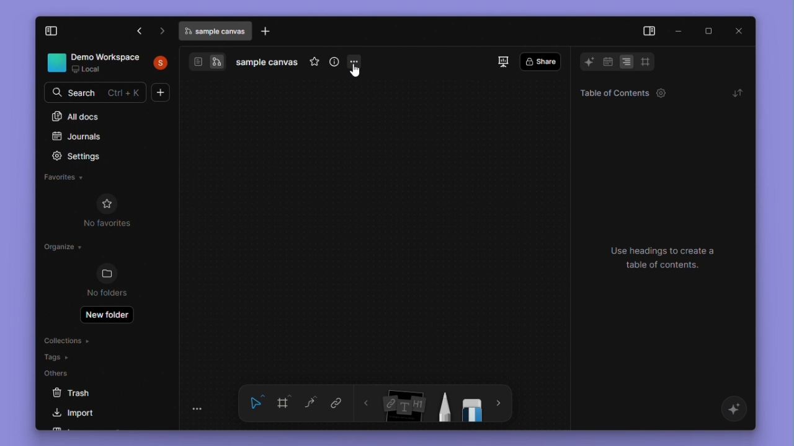 The image size is (794, 446). Describe the element at coordinates (267, 32) in the screenshot. I see `new tab` at that location.